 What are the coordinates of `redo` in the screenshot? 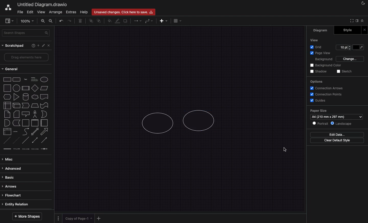 It's located at (70, 21).